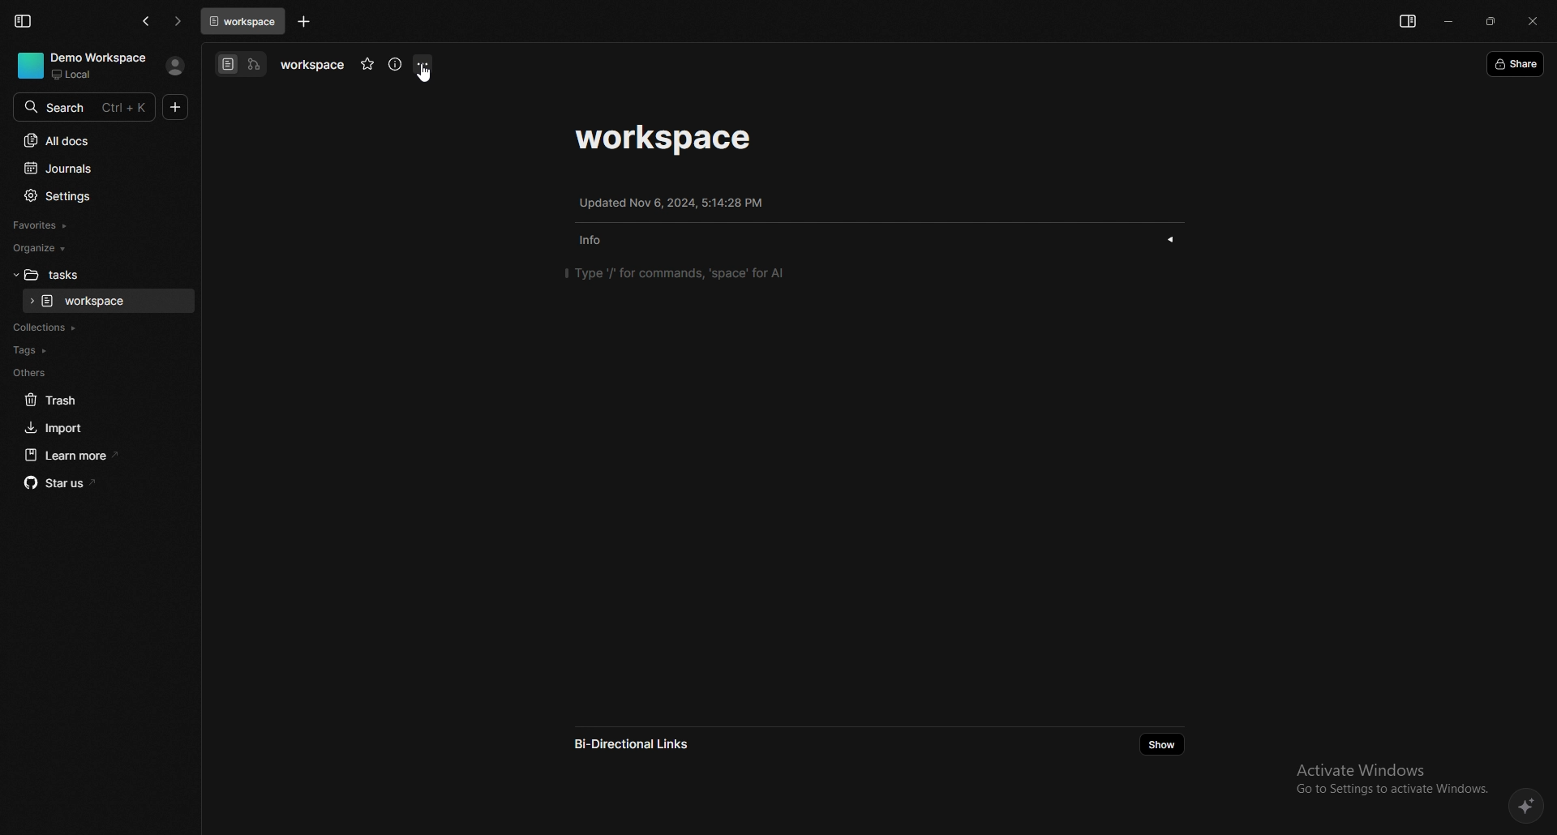  Describe the element at coordinates (94, 428) in the screenshot. I see `import` at that location.